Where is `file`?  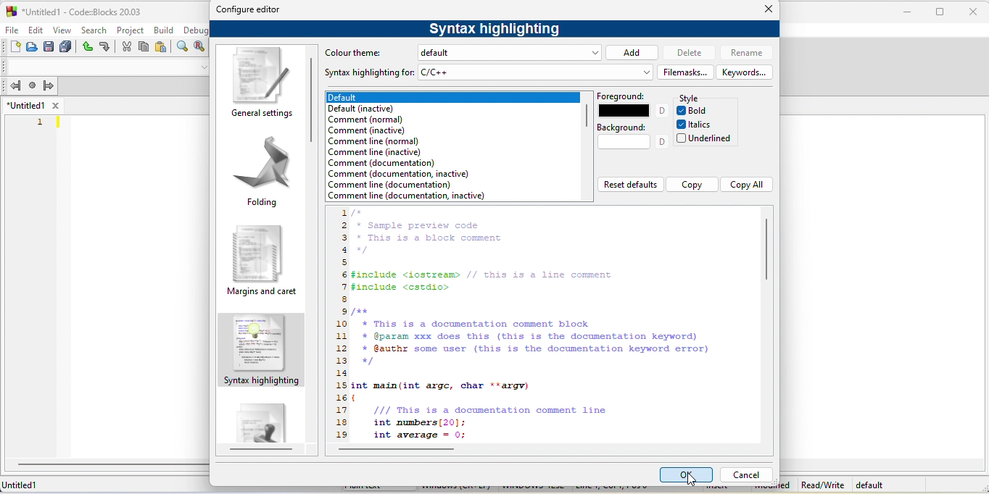
file is located at coordinates (10, 30).